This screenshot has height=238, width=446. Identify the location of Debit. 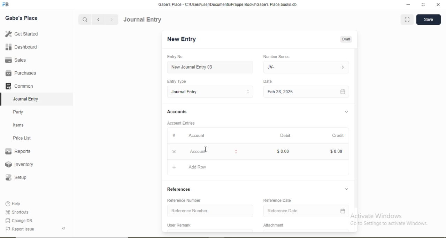
(285, 135).